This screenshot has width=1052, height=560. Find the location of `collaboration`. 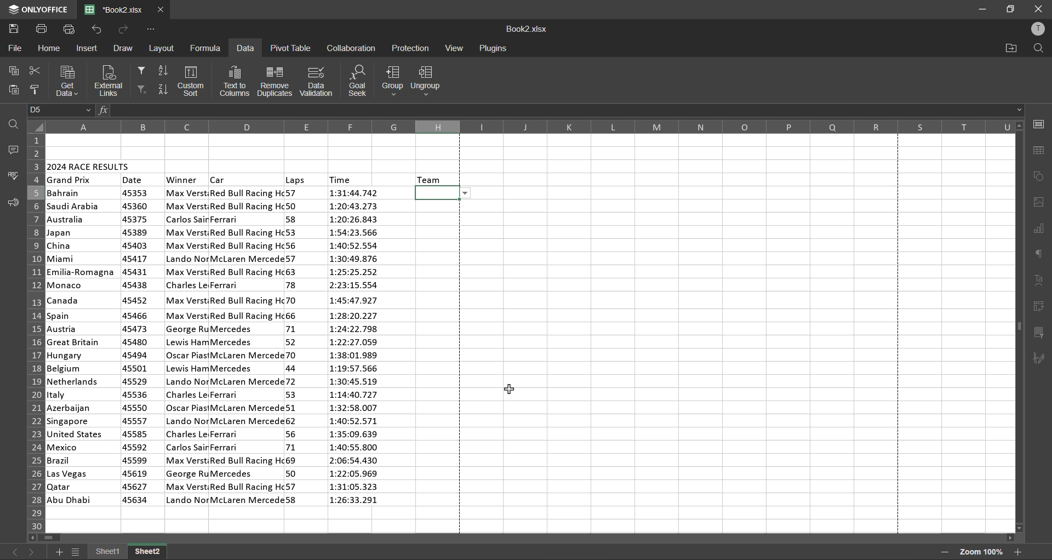

collaboration is located at coordinates (351, 48).